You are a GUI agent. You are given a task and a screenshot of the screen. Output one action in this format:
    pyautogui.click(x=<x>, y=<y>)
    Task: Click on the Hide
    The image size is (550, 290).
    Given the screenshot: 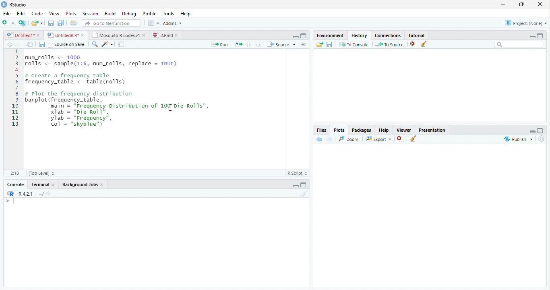 What is the action you would take?
    pyautogui.click(x=294, y=186)
    